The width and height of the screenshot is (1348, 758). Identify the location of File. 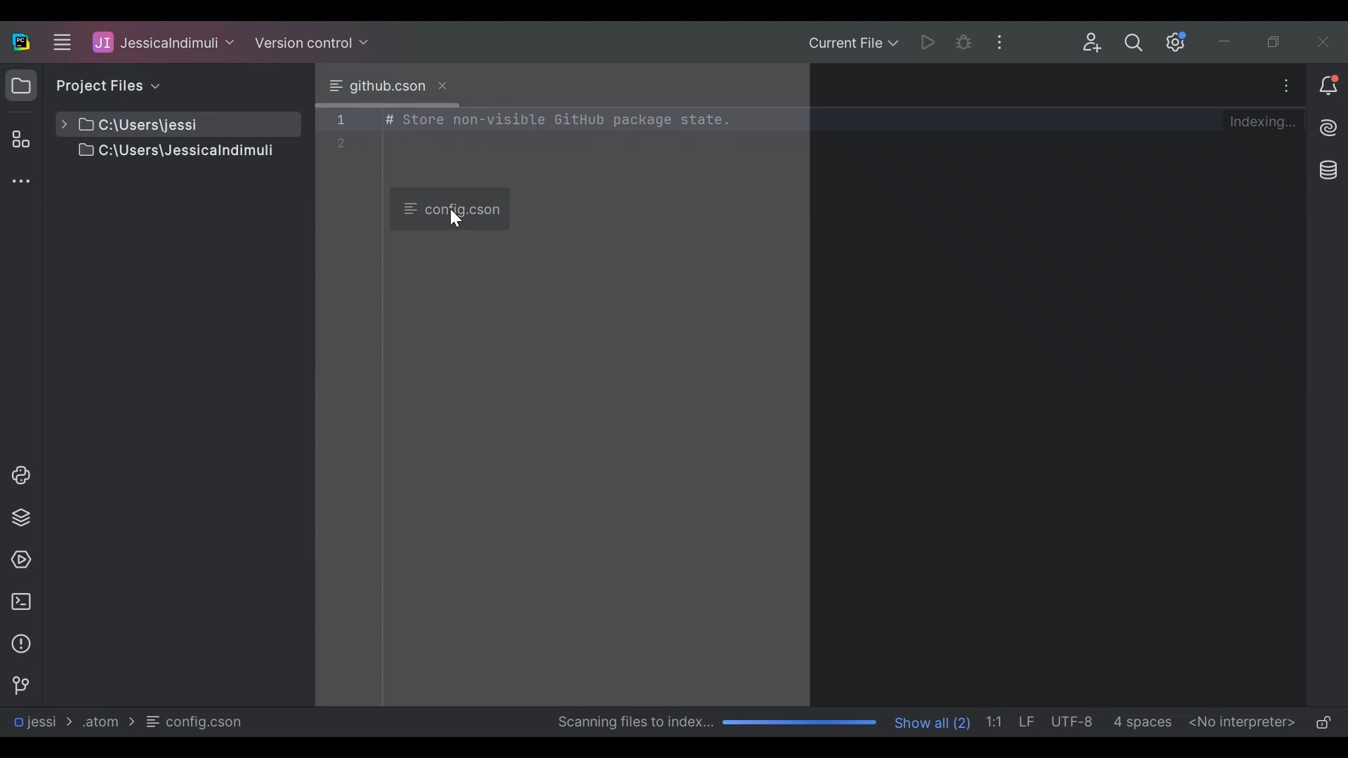
(197, 722).